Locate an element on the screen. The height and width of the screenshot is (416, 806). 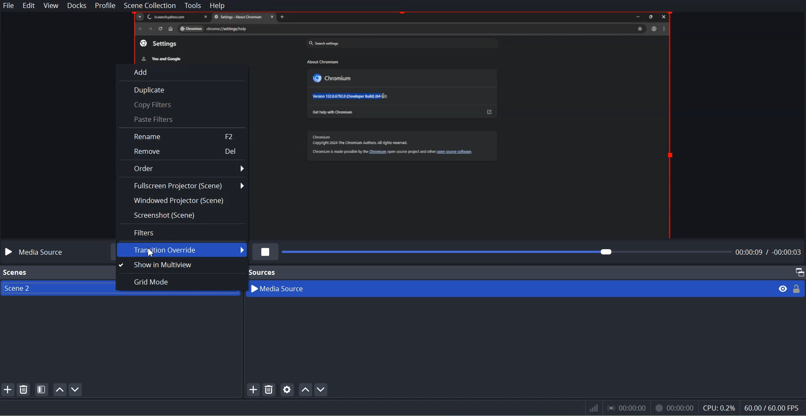
Open Scene Filter is located at coordinates (42, 389).